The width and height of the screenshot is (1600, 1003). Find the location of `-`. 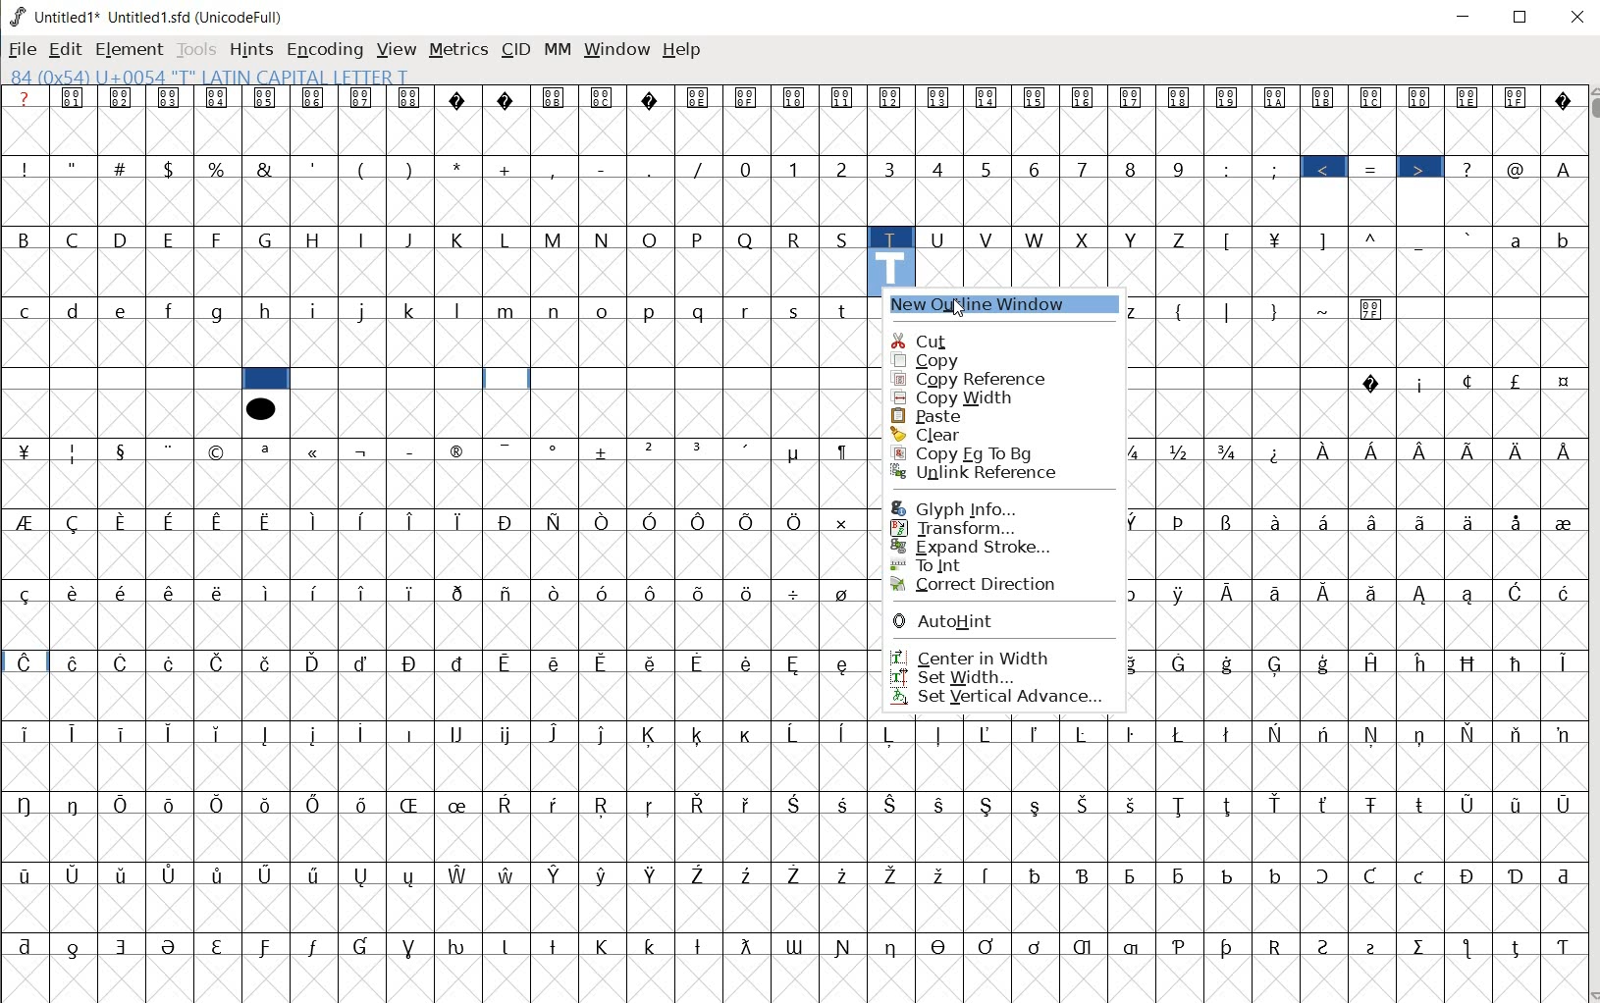

- is located at coordinates (602, 168).